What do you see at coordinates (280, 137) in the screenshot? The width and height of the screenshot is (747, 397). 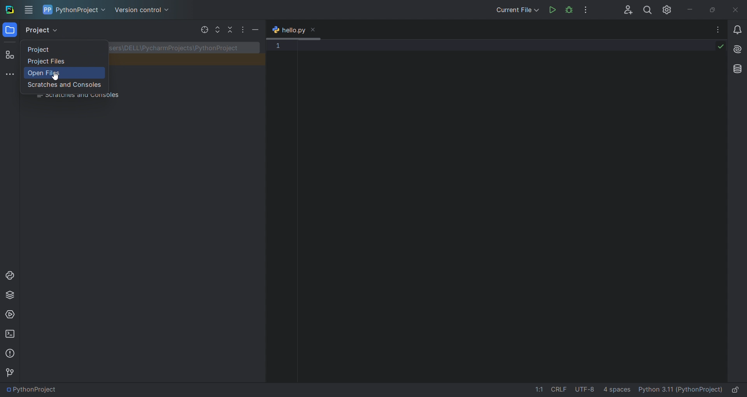 I see `line number` at bounding box center [280, 137].